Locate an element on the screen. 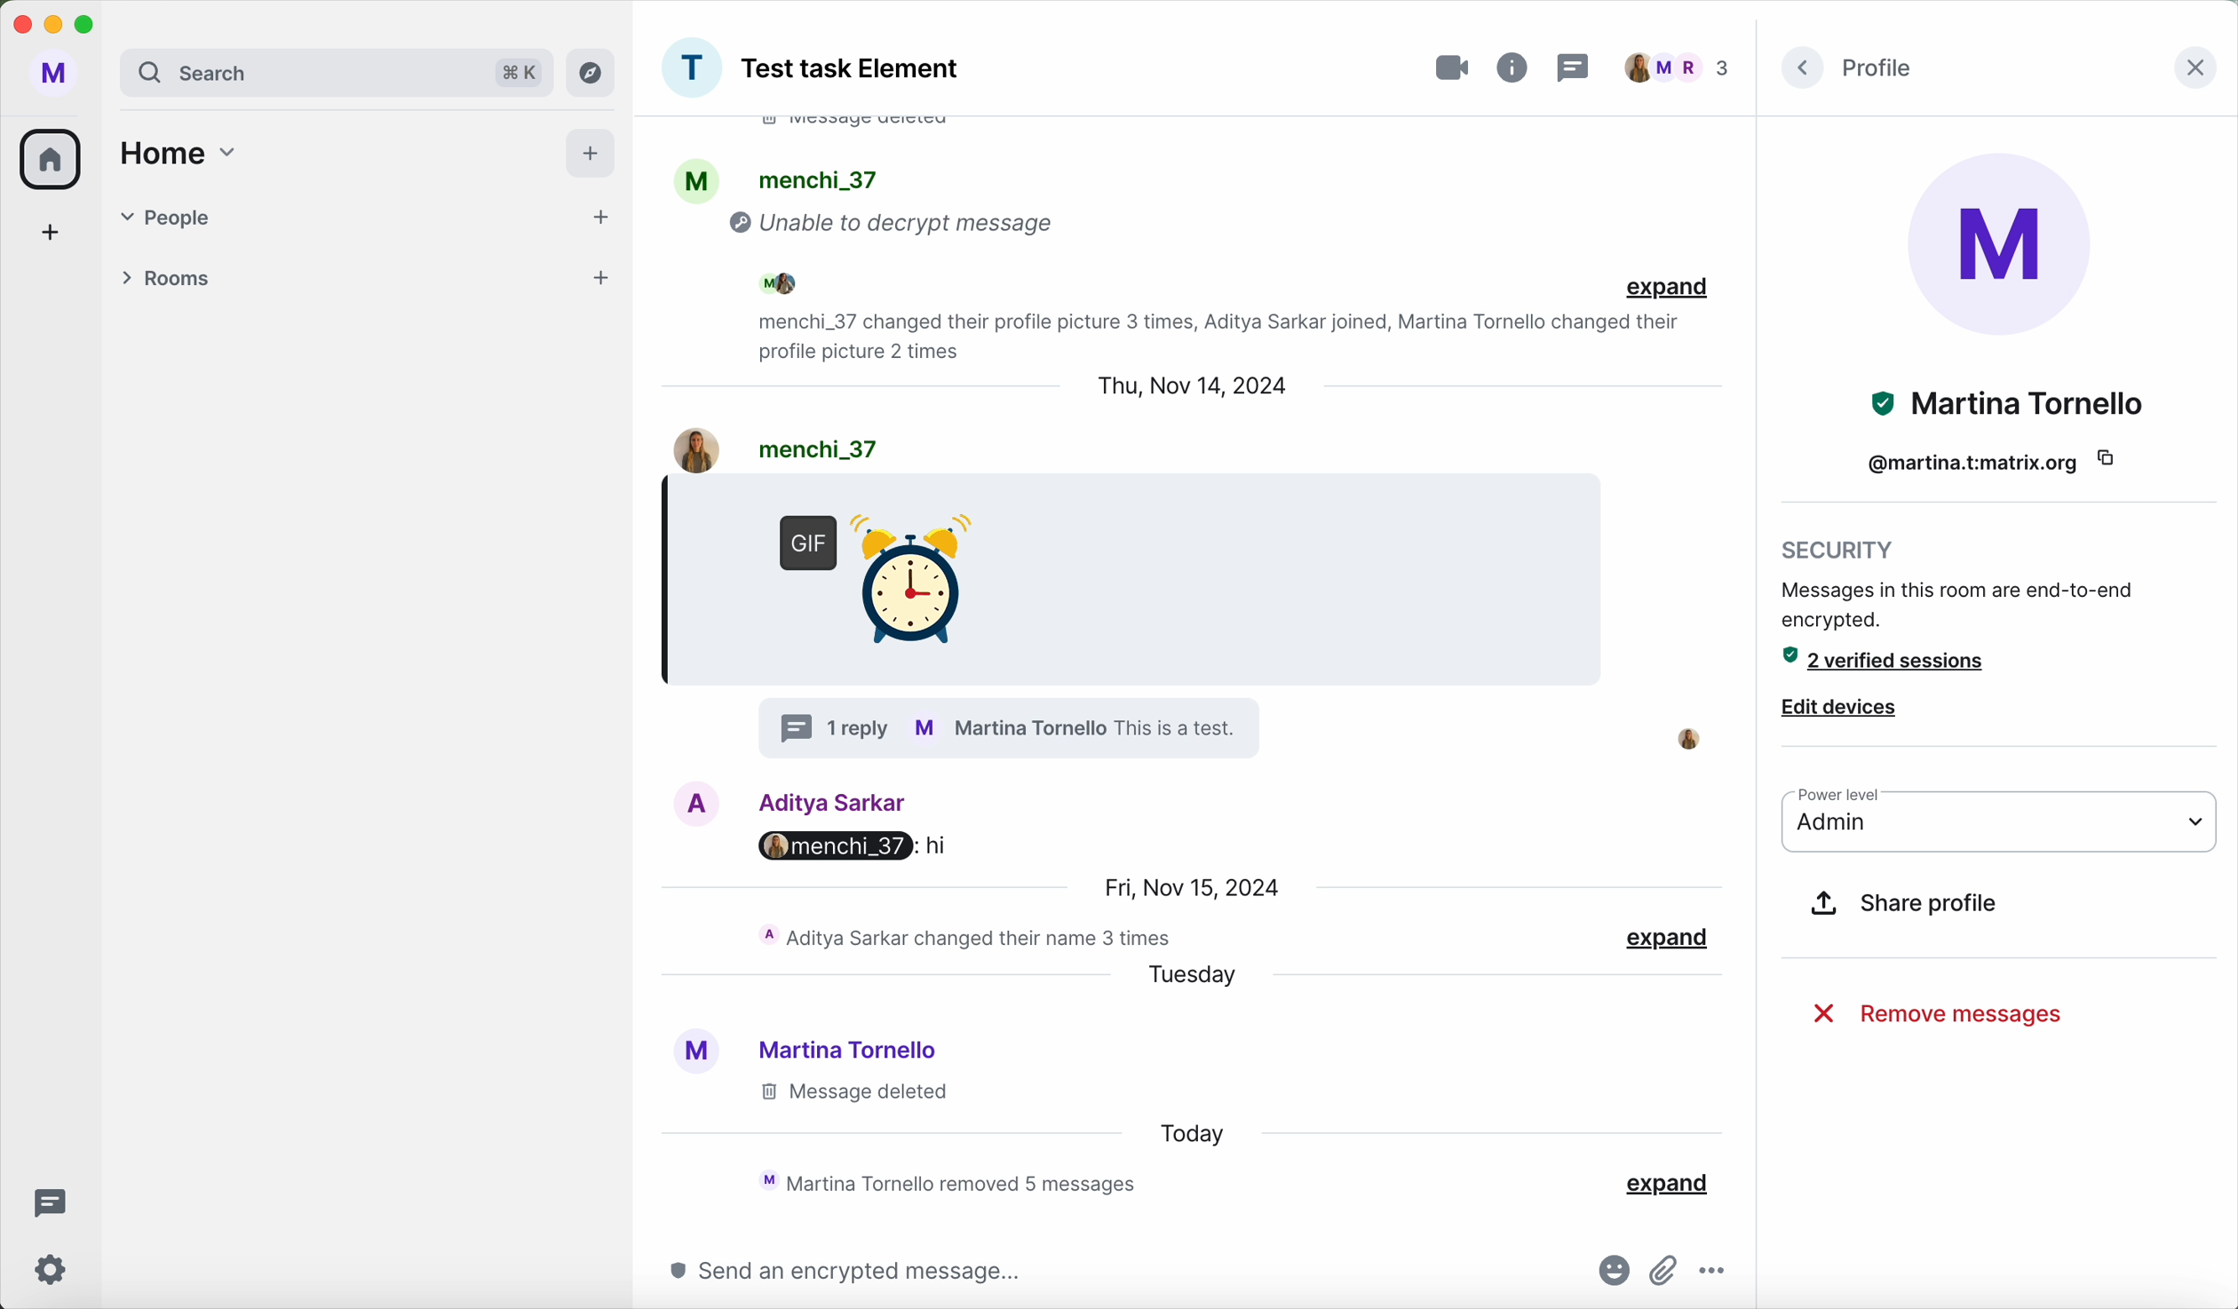 The width and height of the screenshot is (2238, 1309). info is located at coordinates (1515, 66).